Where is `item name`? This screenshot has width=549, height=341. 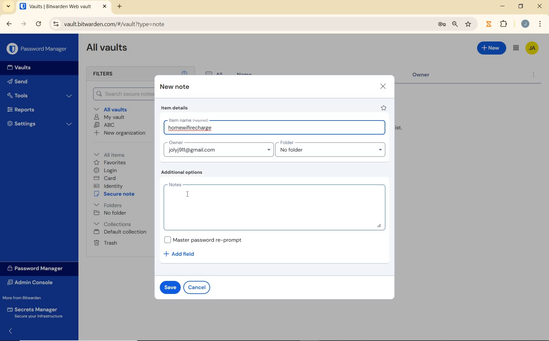
item name is located at coordinates (276, 127).